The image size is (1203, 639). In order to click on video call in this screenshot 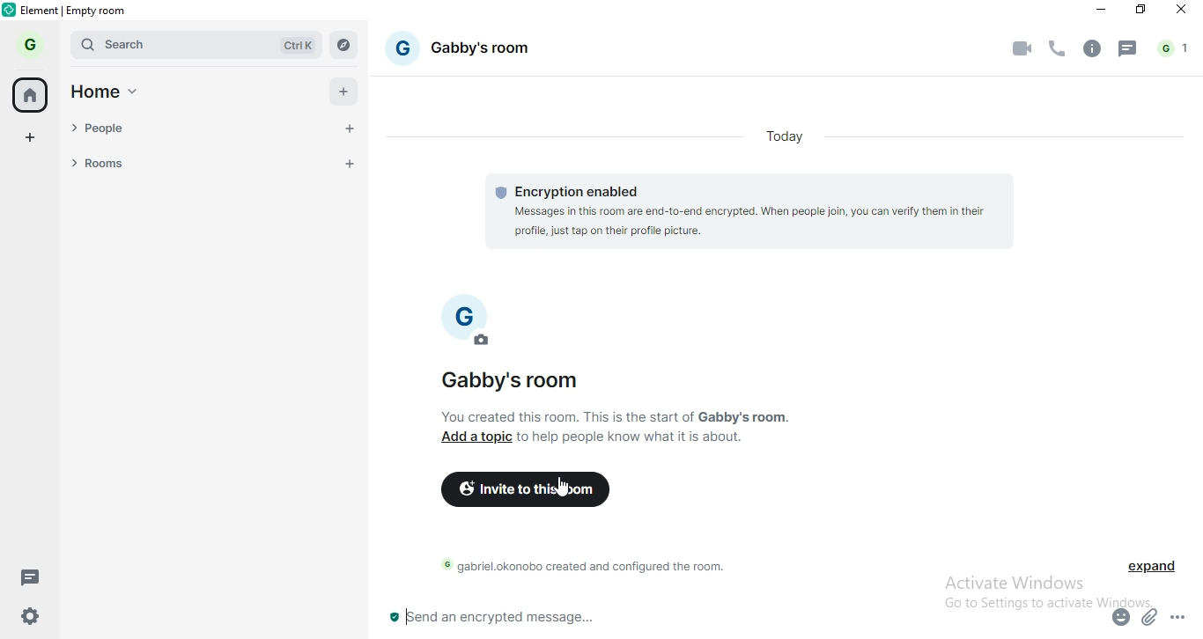, I will do `click(1019, 50)`.